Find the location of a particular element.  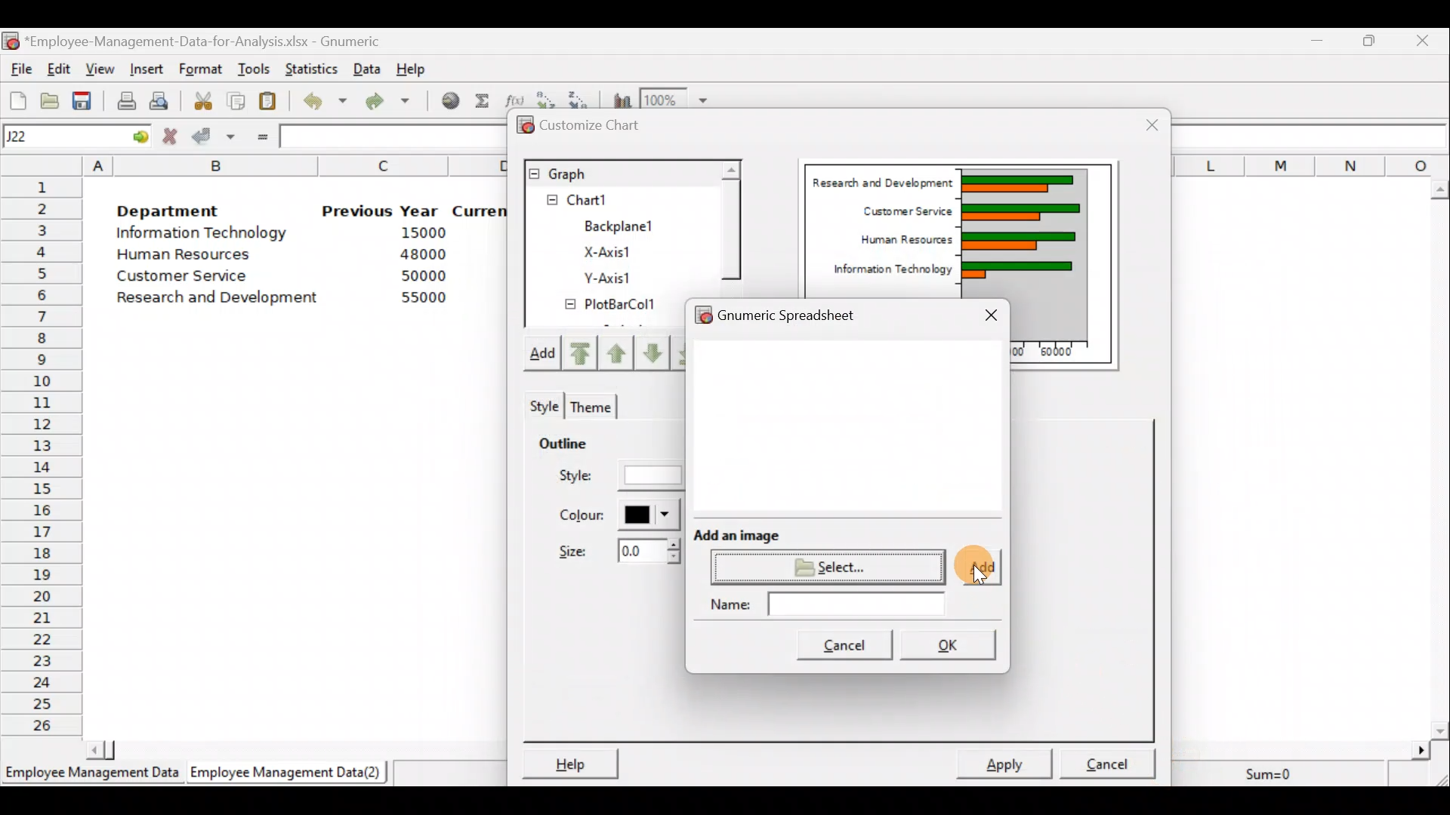

55000 is located at coordinates (421, 299).